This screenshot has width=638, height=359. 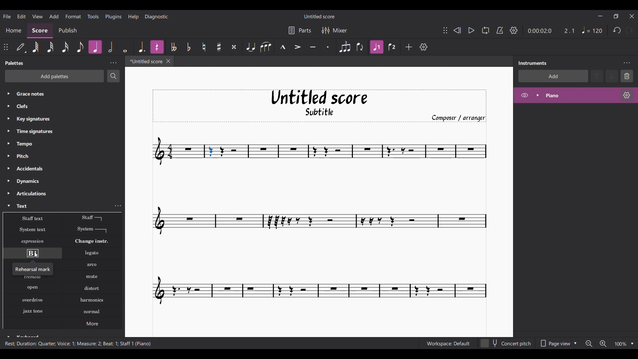 What do you see at coordinates (392, 47) in the screenshot?
I see `Voice 2` at bounding box center [392, 47].